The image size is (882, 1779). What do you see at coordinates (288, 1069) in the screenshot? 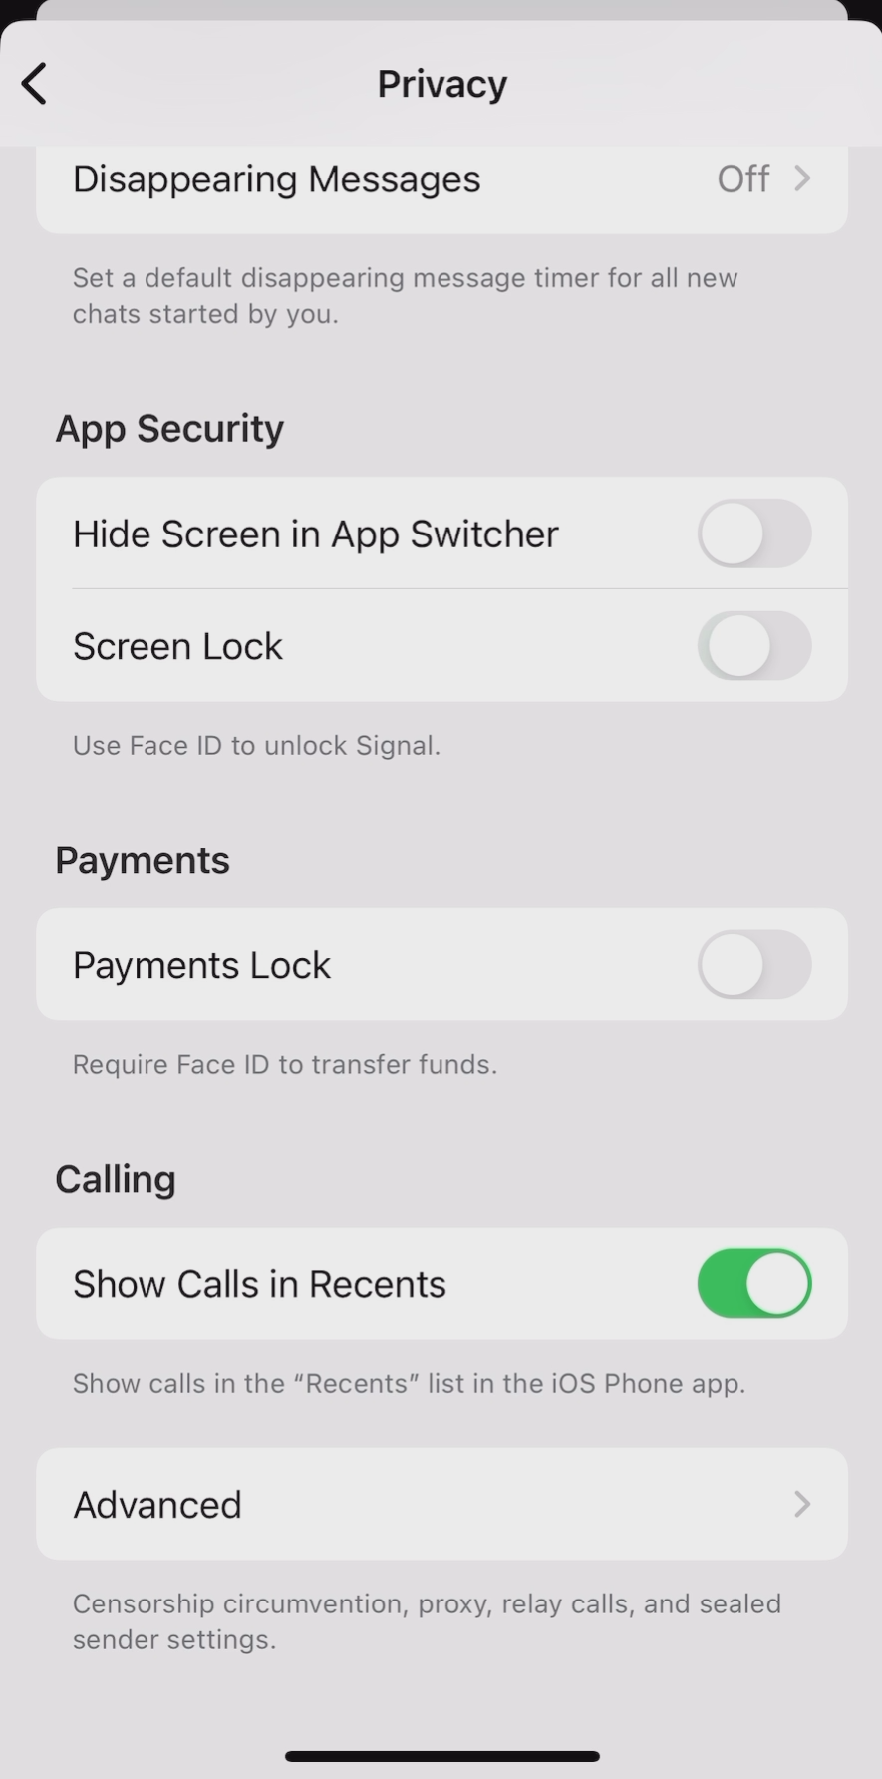
I see `Require Face ID to transfer funds.` at bounding box center [288, 1069].